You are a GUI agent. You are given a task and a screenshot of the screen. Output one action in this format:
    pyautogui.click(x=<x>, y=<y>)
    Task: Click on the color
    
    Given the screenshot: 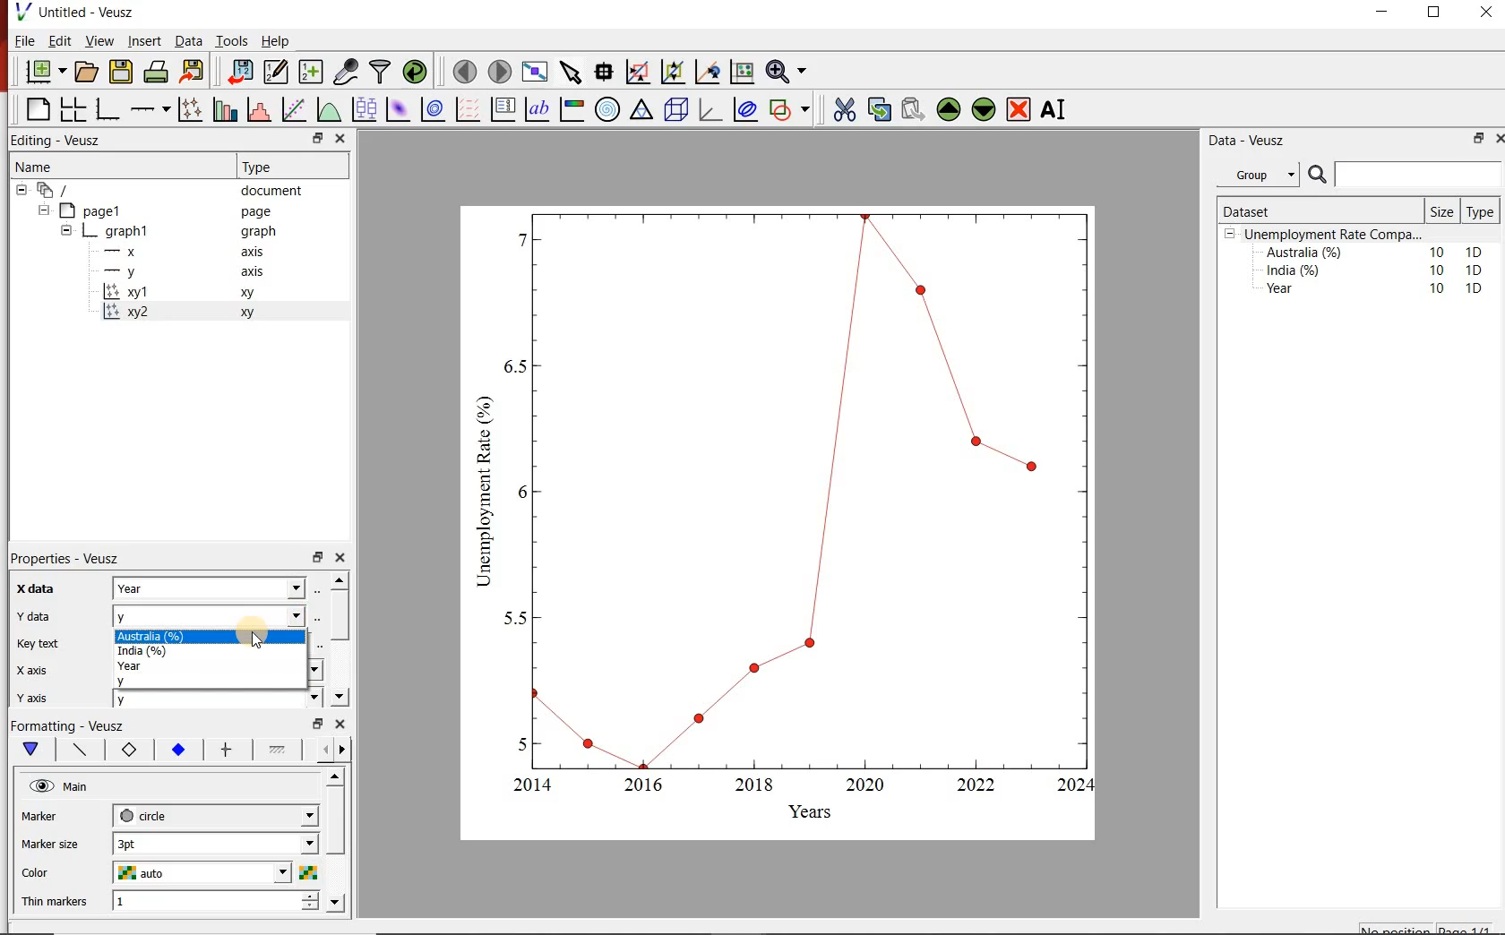 What is the action you would take?
    pyautogui.click(x=49, y=873)
    